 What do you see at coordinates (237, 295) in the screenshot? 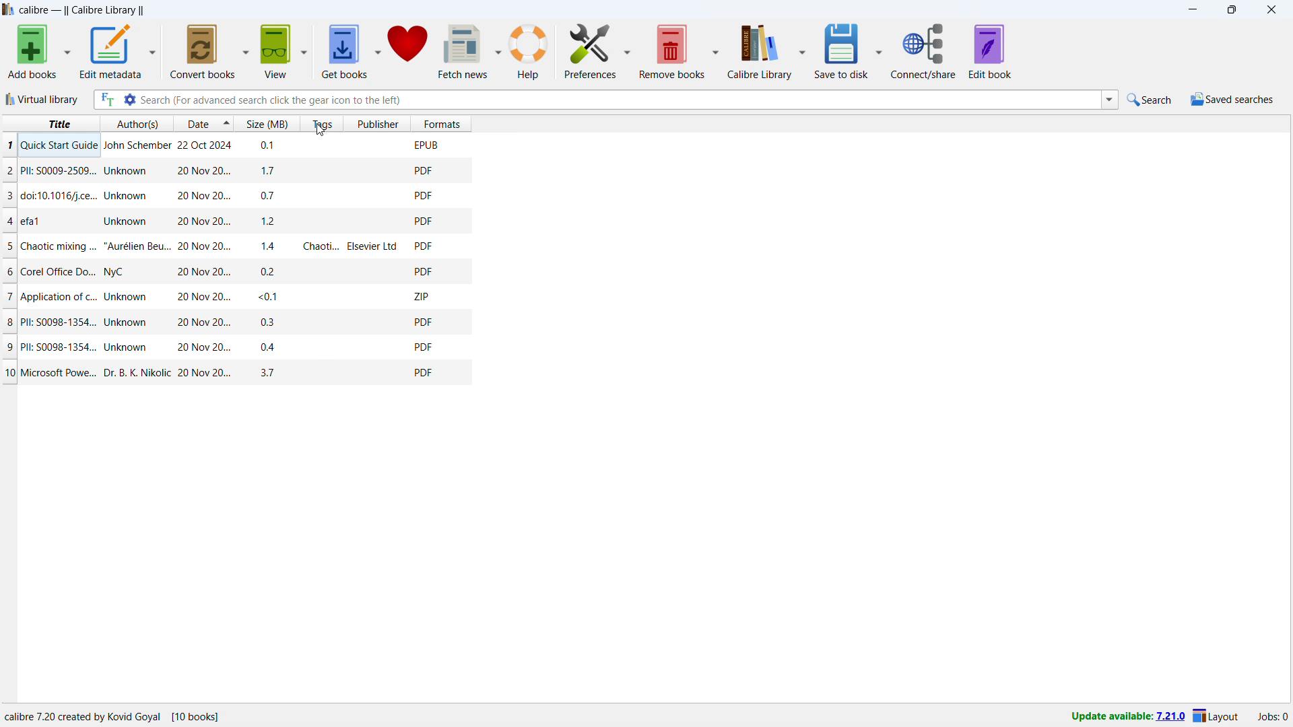
I see `7 Application of c... Unknown 20 Nov 20... <0.1 ZIP` at bounding box center [237, 295].